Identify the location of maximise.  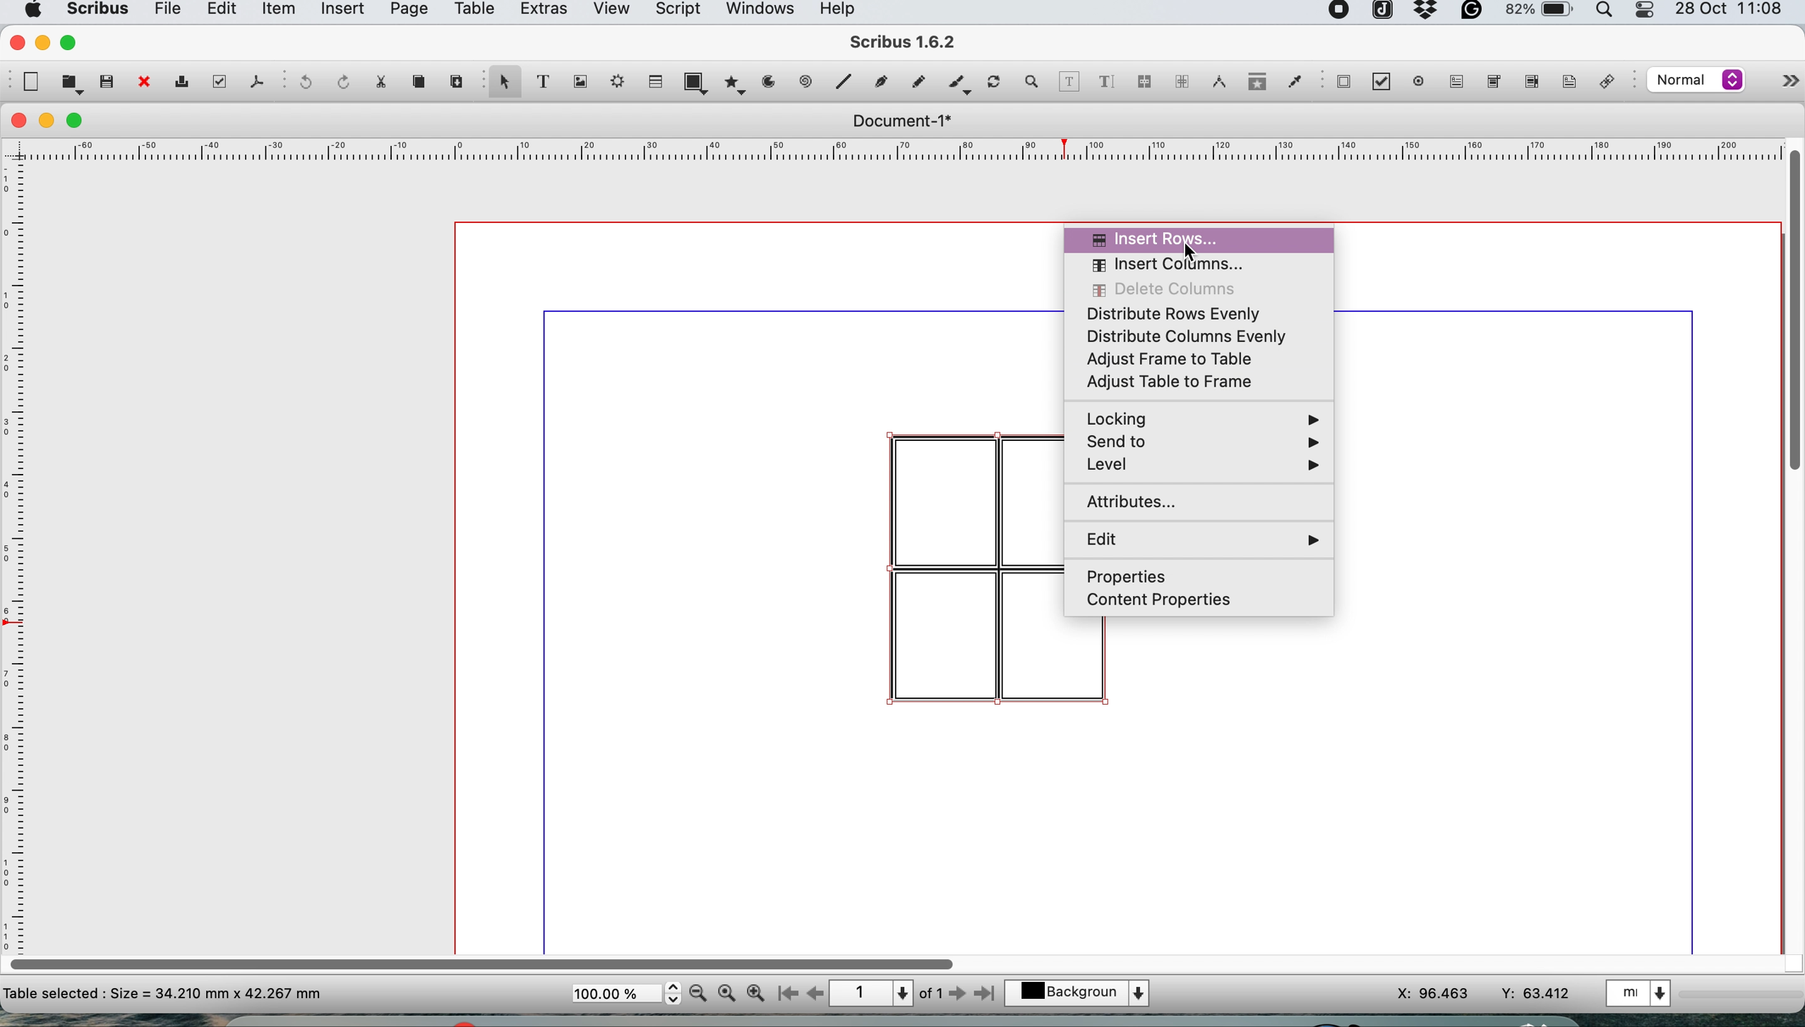
(80, 121).